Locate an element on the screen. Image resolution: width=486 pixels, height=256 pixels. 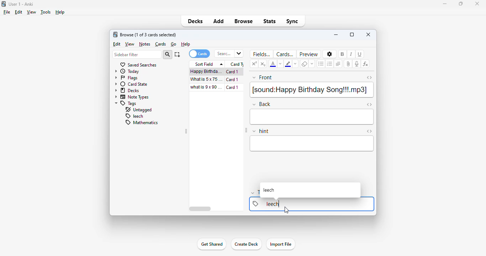
note types is located at coordinates (132, 97).